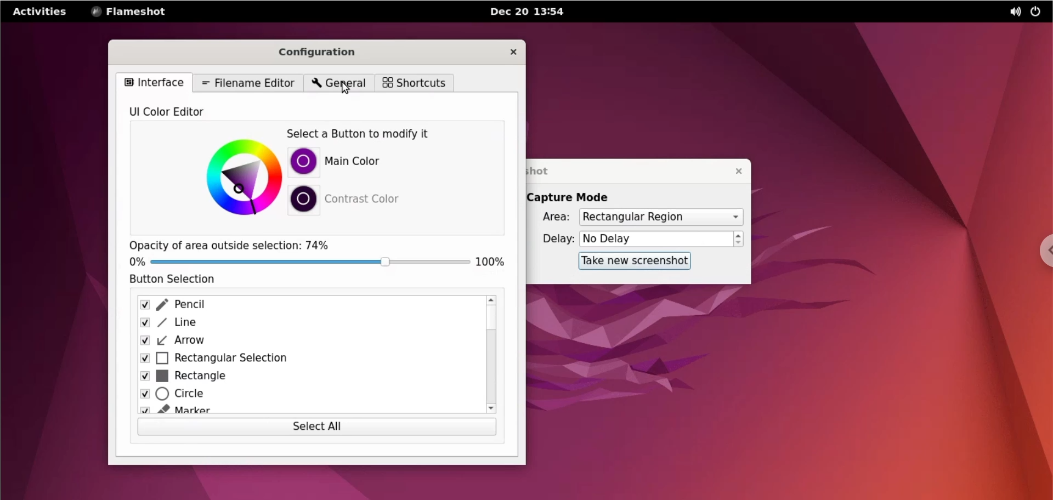  I want to click on opacity of area outside selection: 74%, so click(240, 246).